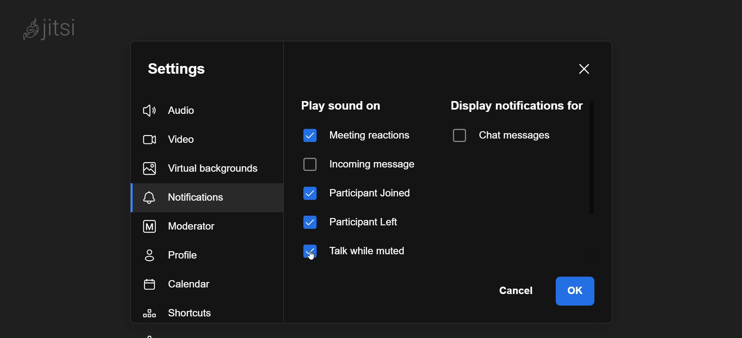 This screenshot has height=338, width=742. What do you see at coordinates (192, 196) in the screenshot?
I see `notification` at bounding box center [192, 196].